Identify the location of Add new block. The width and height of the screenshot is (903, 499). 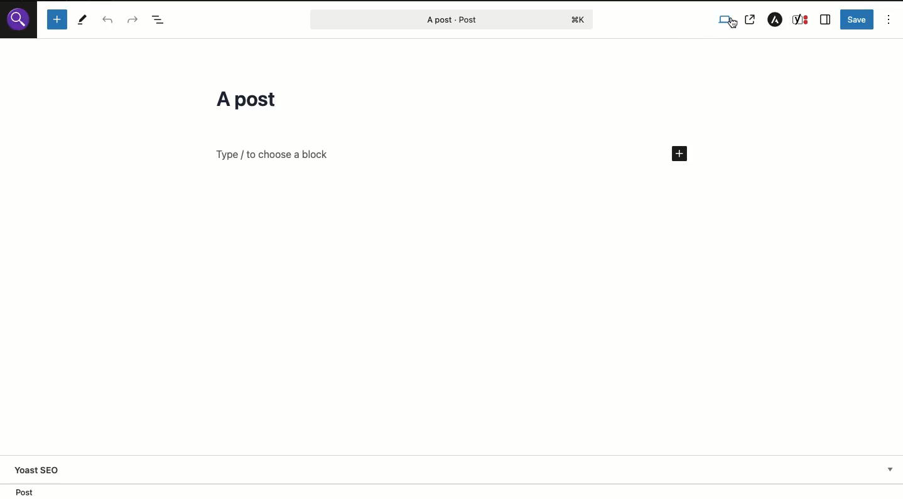
(58, 20).